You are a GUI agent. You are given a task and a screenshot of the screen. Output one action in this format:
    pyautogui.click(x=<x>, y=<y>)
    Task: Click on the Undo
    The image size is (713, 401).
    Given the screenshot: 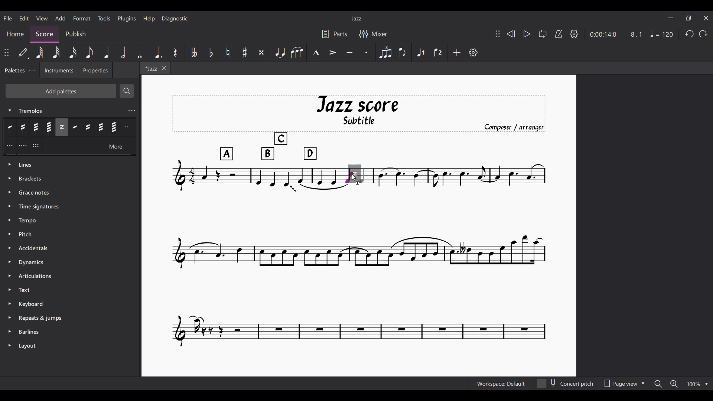 What is the action you would take?
    pyautogui.click(x=690, y=34)
    